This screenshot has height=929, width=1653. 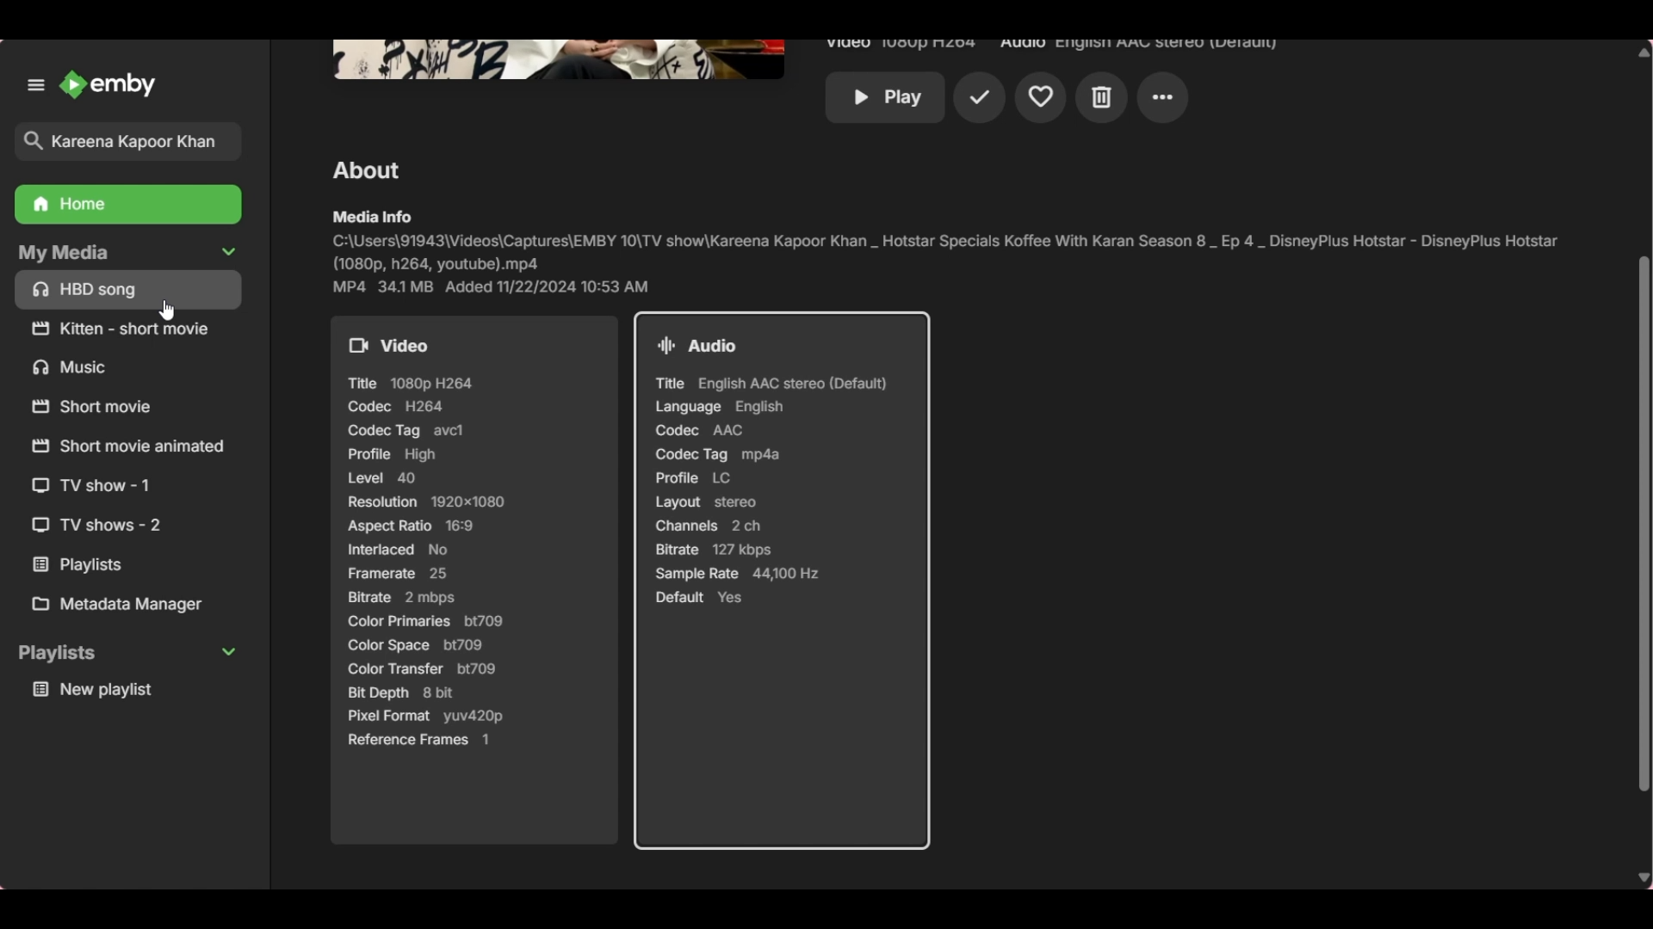 I want to click on , so click(x=127, y=447).